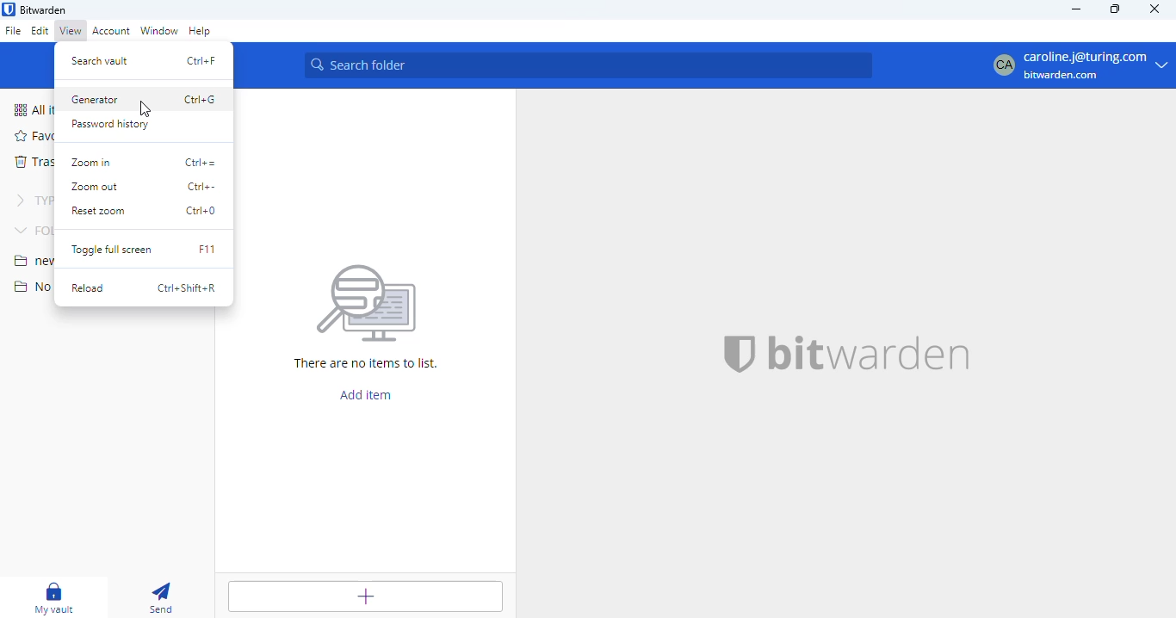 The width and height of the screenshot is (1176, 618). What do you see at coordinates (1078, 9) in the screenshot?
I see `minimize` at bounding box center [1078, 9].